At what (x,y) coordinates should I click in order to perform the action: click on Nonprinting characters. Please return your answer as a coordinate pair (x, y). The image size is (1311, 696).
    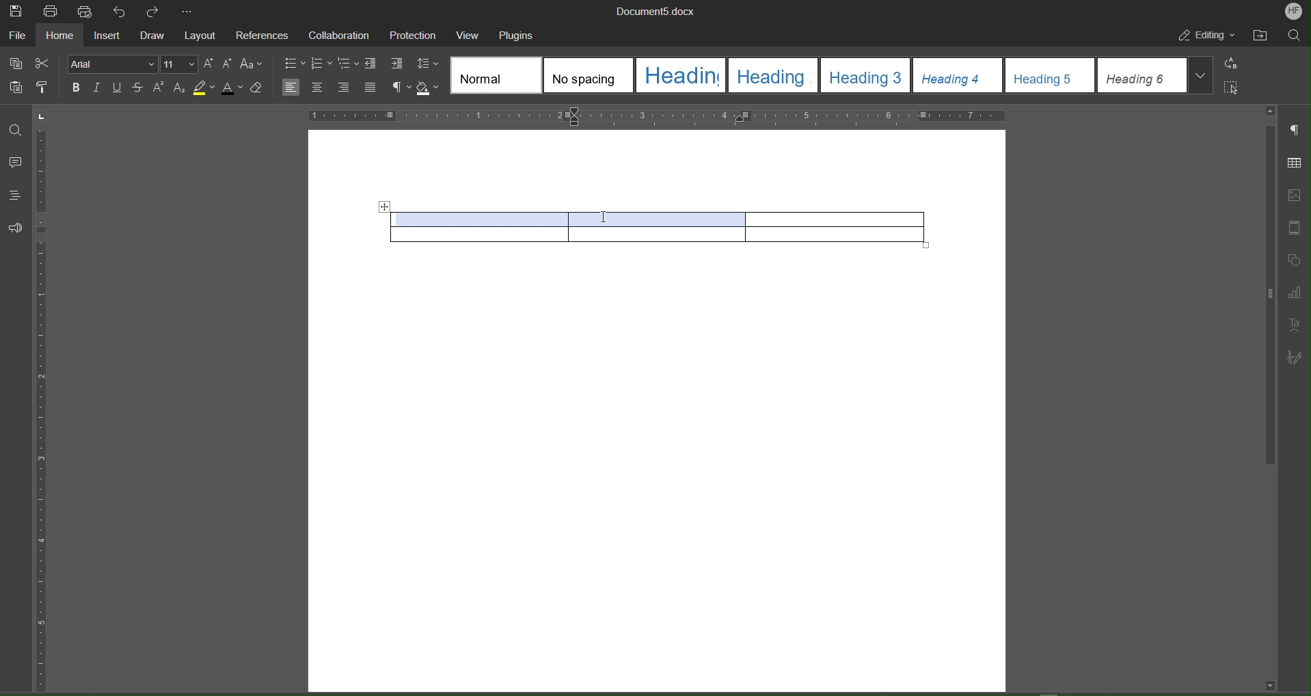
    Looking at the image, I should click on (401, 88).